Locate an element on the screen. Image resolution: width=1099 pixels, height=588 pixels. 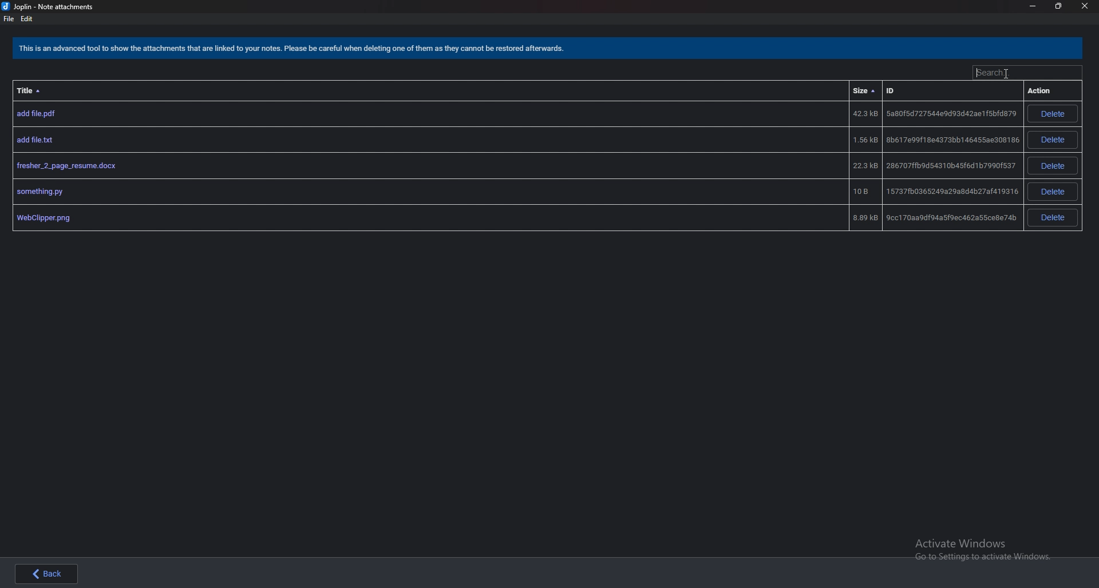
attachment is located at coordinates (515, 114).